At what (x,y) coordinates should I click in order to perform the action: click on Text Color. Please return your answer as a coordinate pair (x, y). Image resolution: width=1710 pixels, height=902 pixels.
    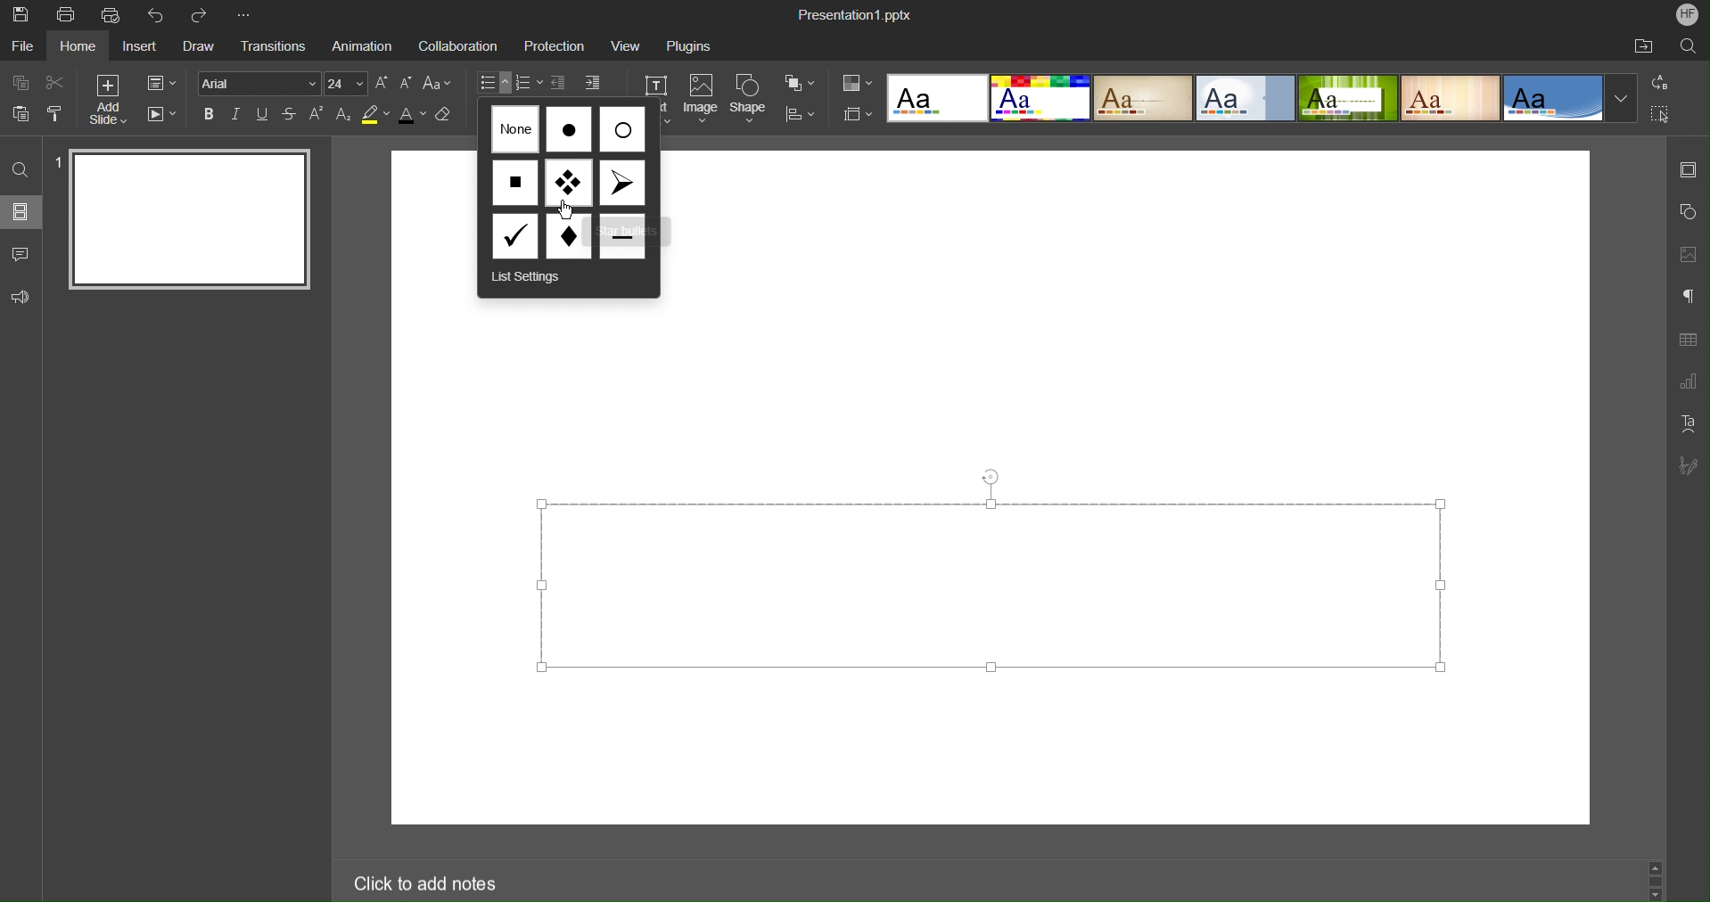
    Looking at the image, I should click on (412, 115).